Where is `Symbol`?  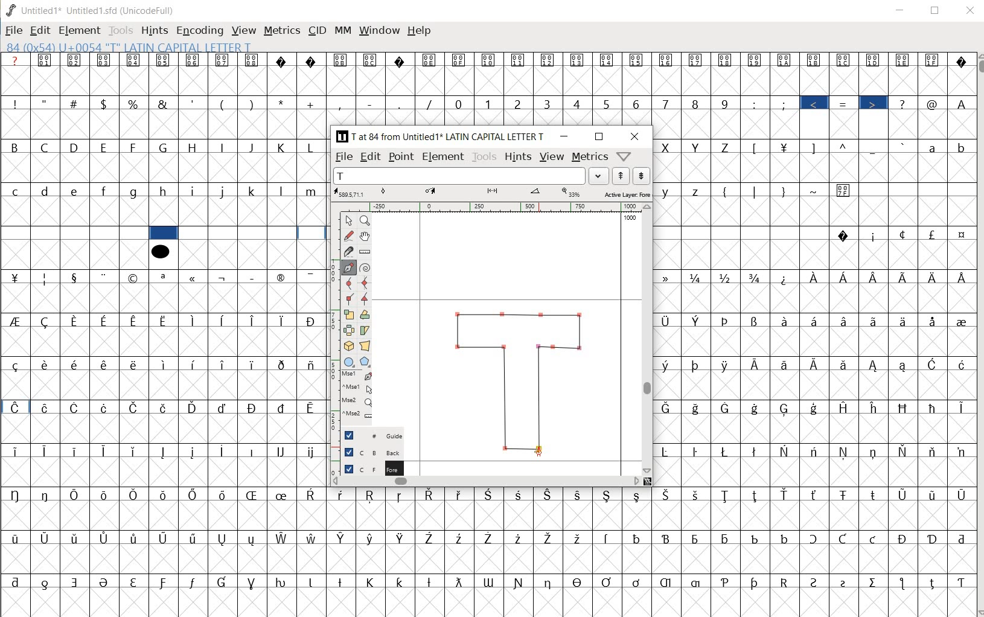 Symbol is located at coordinates (253, 408).